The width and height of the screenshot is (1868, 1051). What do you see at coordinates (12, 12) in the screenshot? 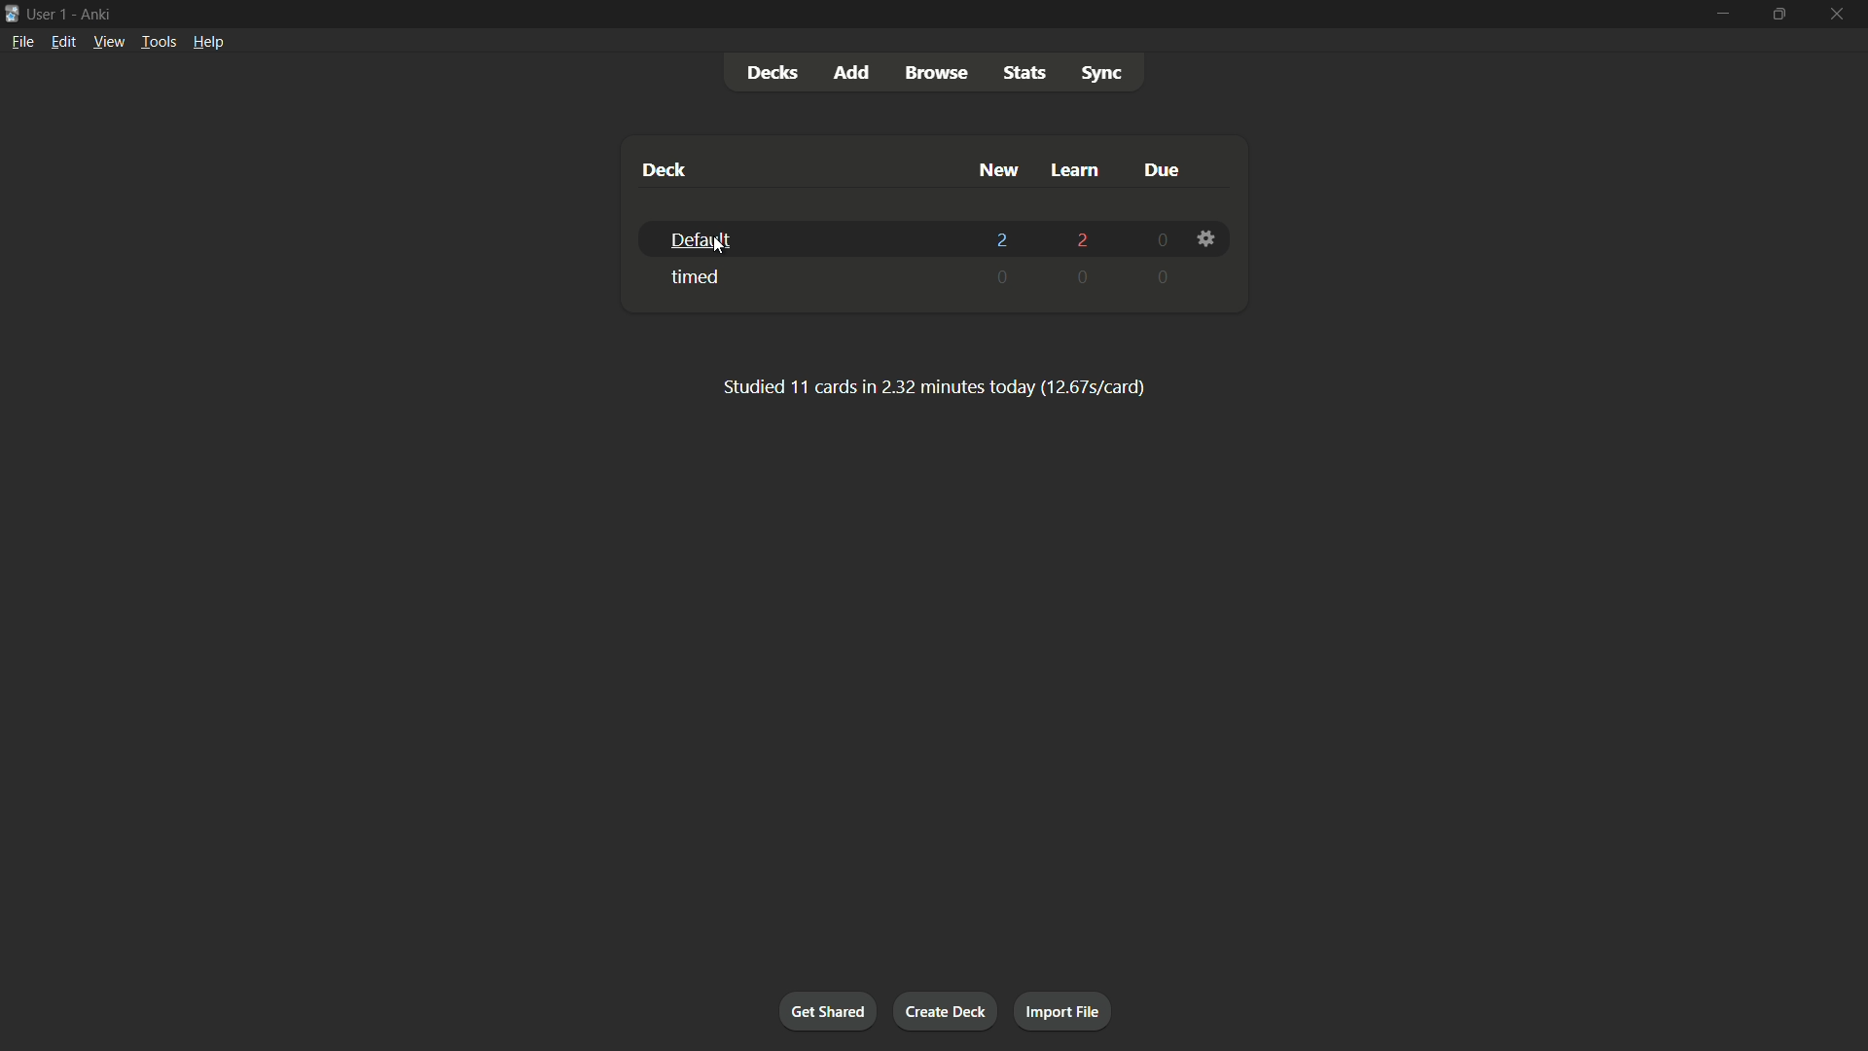
I see `app icon` at bounding box center [12, 12].